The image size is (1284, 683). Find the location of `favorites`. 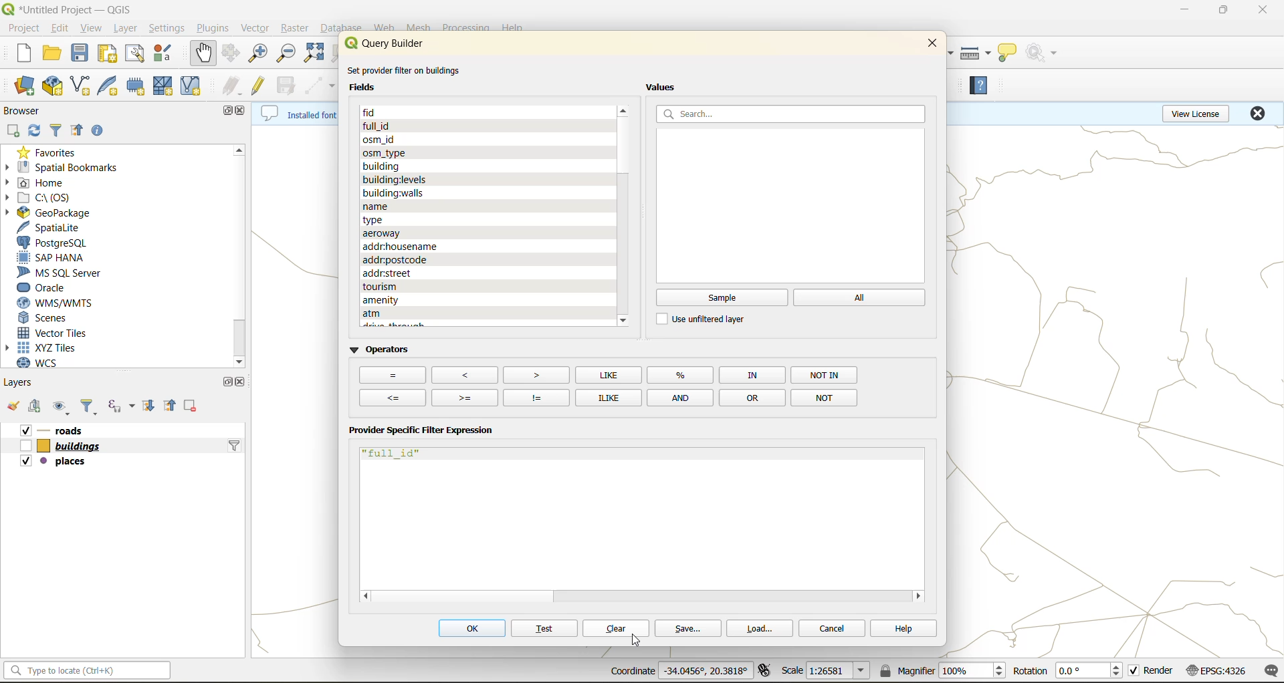

favorites is located at coordinates (52, 152).